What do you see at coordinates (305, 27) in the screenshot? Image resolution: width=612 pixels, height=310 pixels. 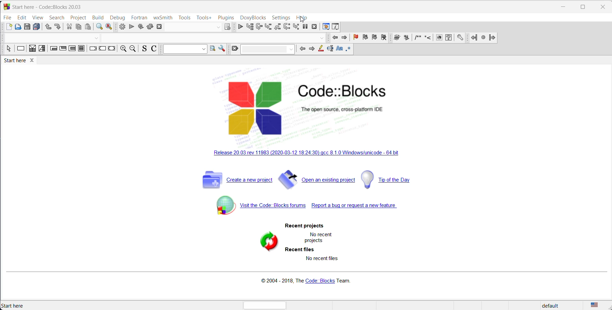 I see `break debugging` at bounding box center [305, 27].